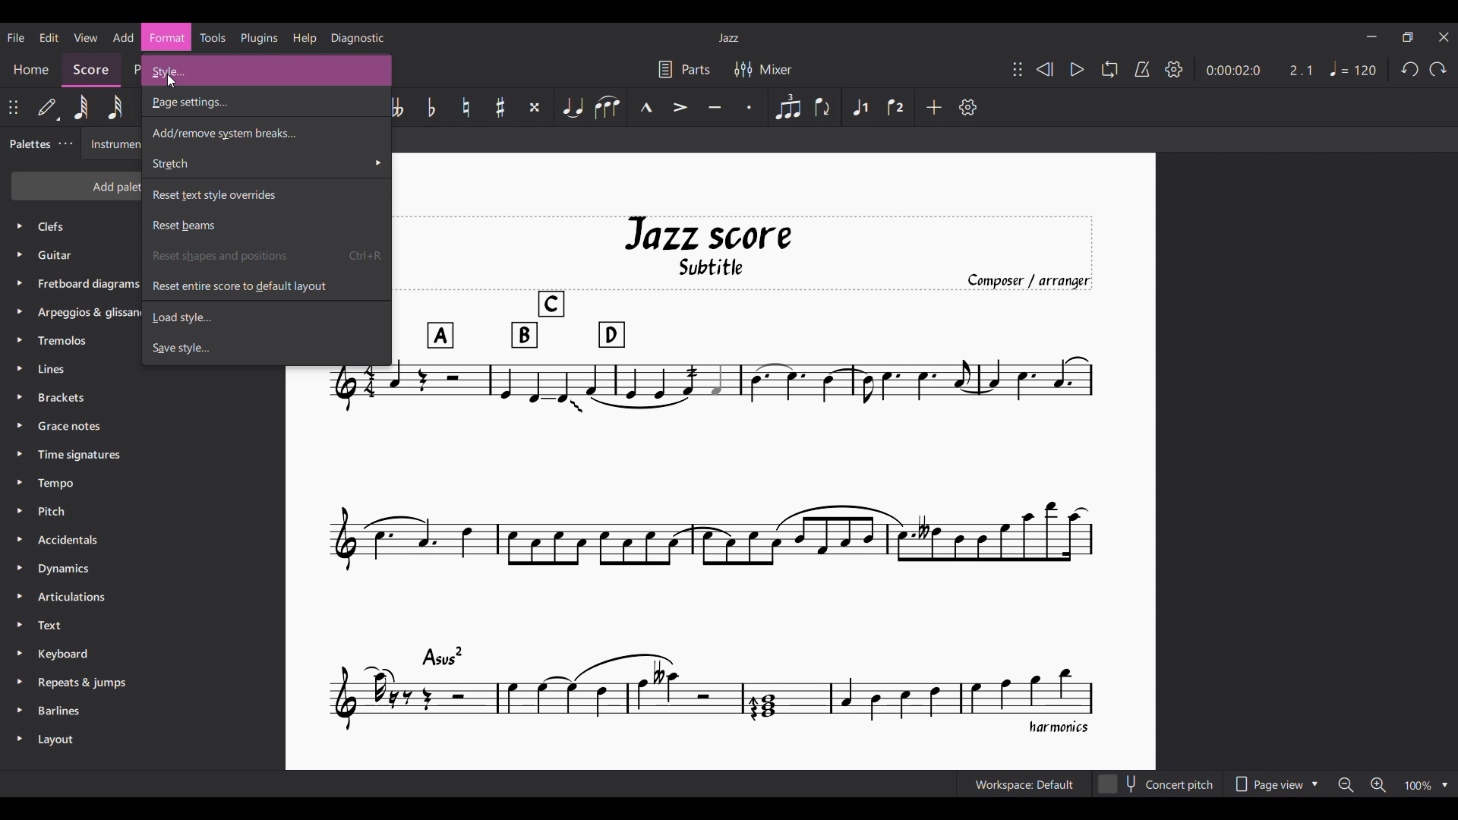 Image resolution: width=1458 pixels, height=820 pixels. Describe the element at coordinates (227, 314) in the screenshot. I see `Load style` at that location.